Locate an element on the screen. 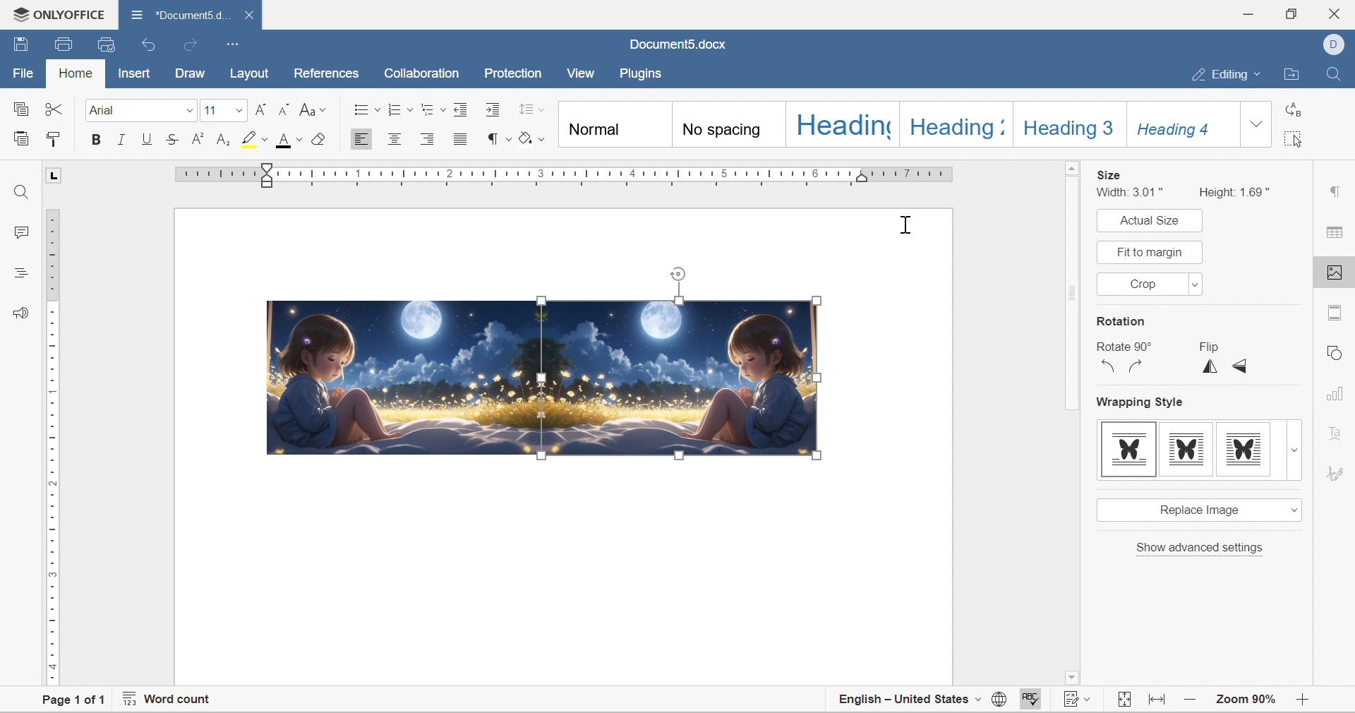  bold is located at coordinates (96, 139).